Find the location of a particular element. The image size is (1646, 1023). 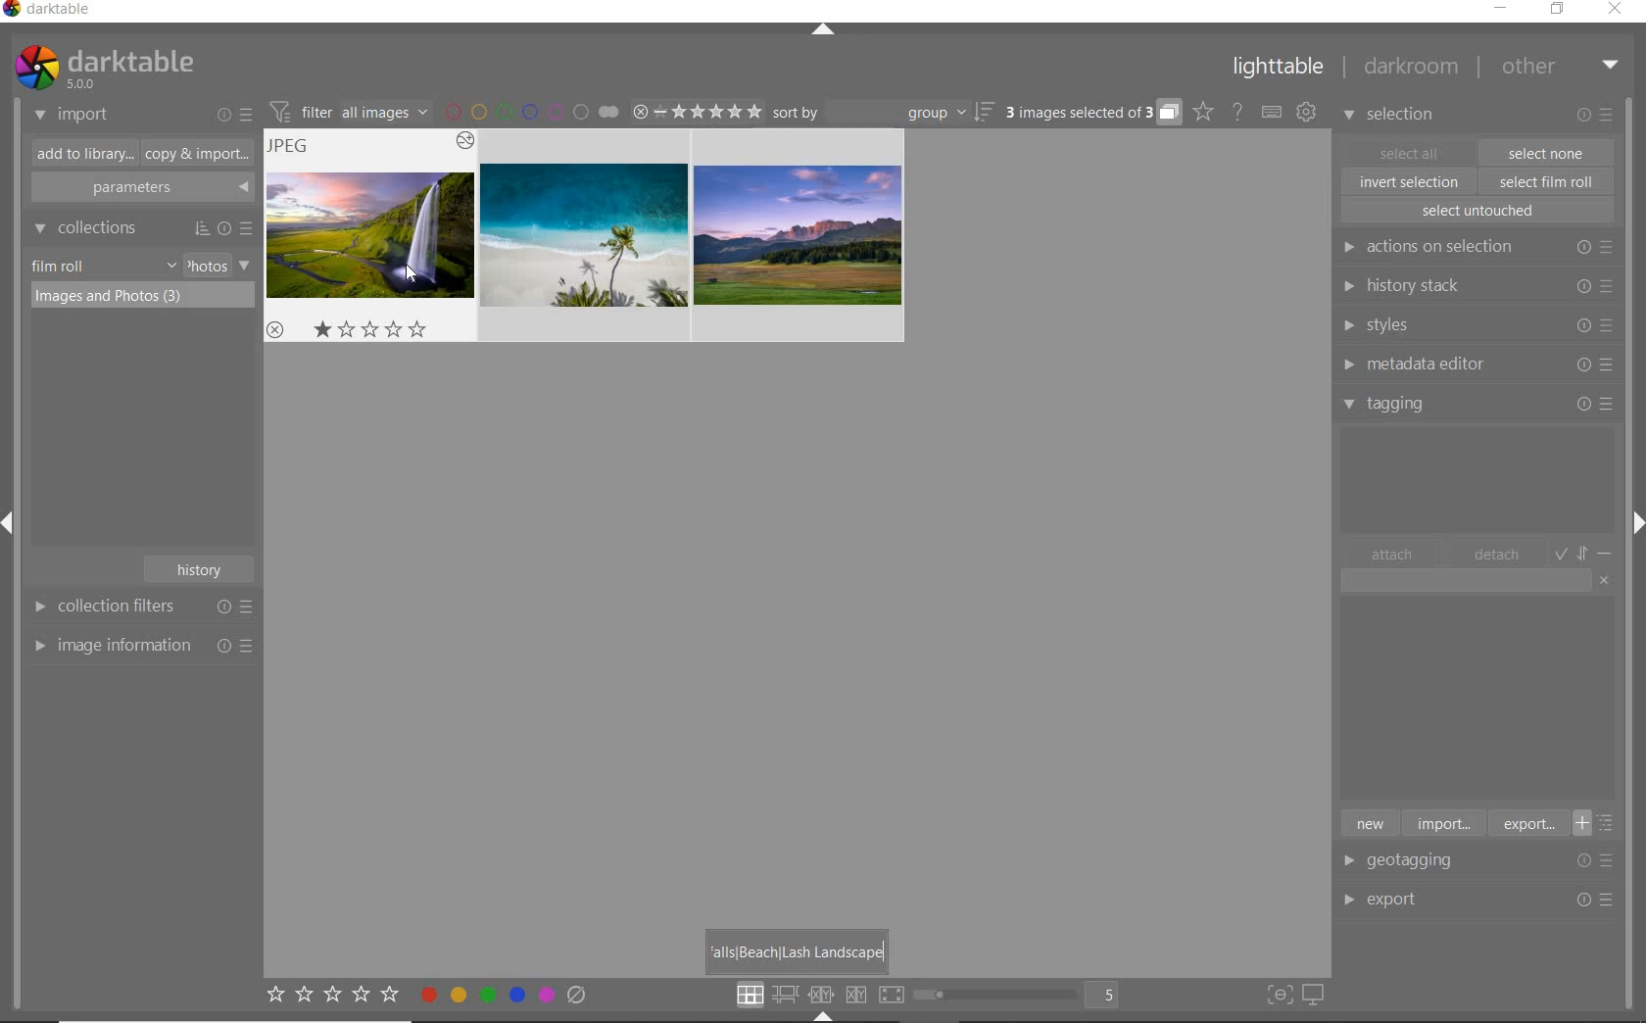

import or presets & preferences is located at coordinates (234, 114).